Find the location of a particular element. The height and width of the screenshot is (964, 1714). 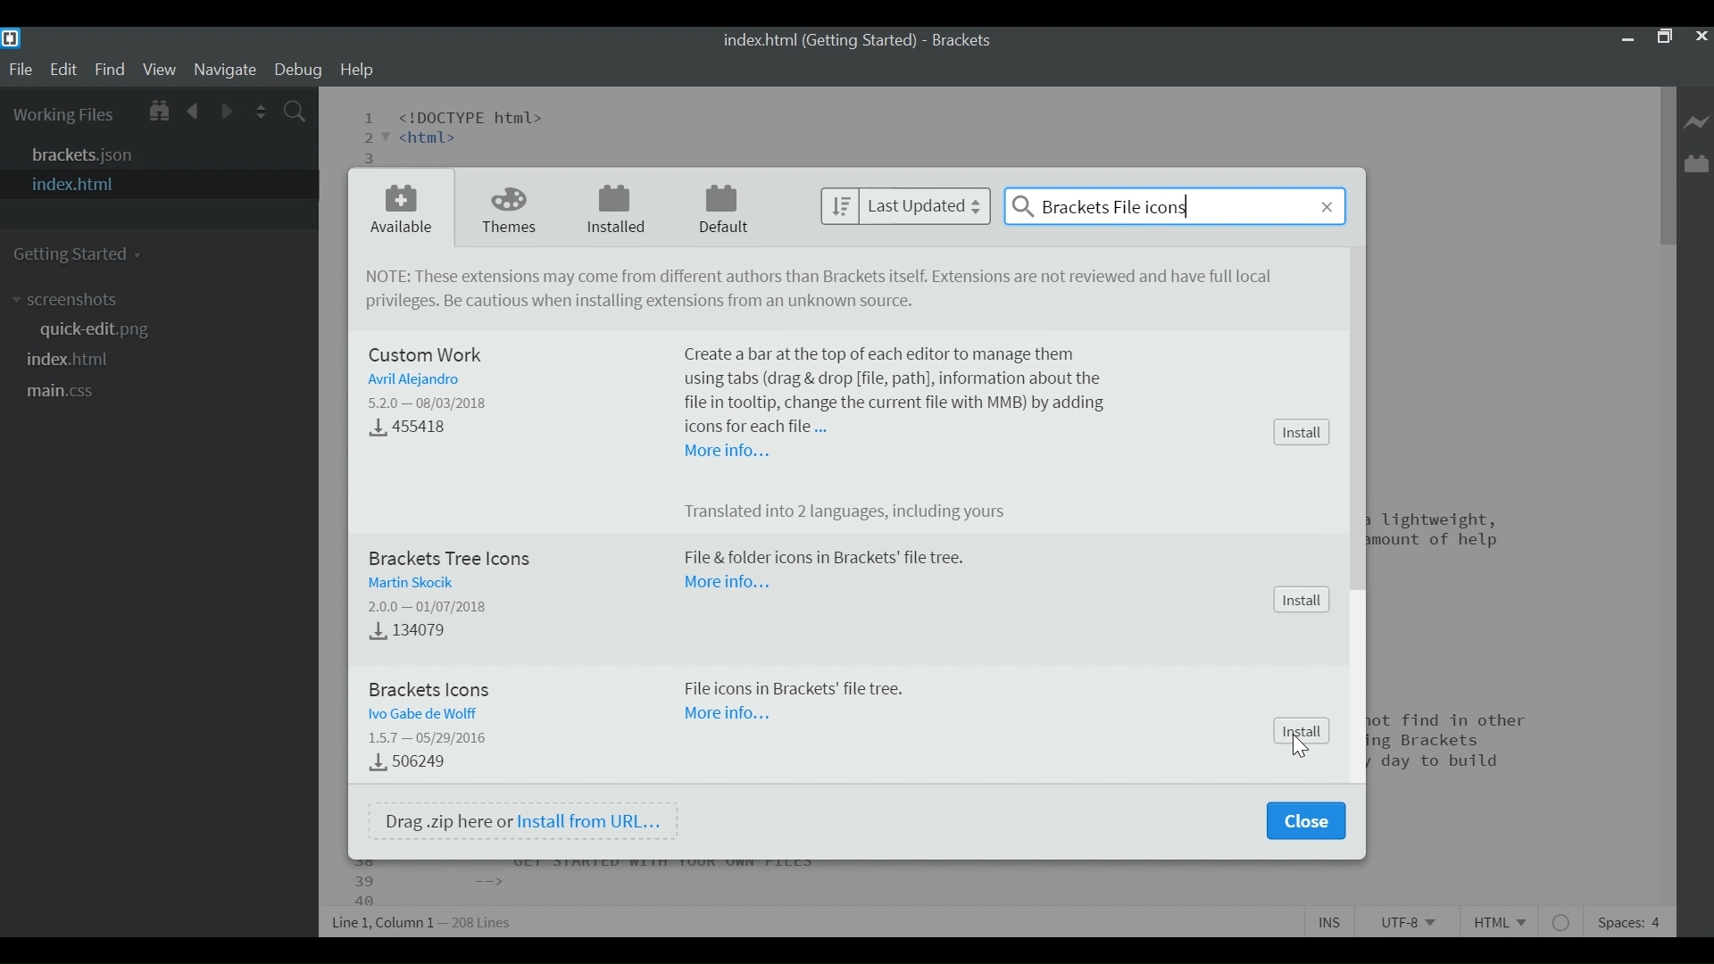

No lintel available for html is located at coordinates (1563, 921).